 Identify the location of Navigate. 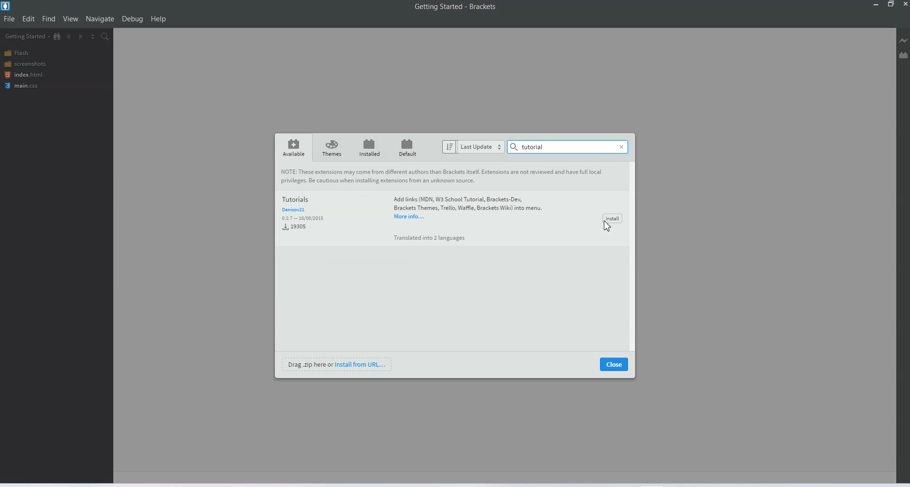
(100, 19).